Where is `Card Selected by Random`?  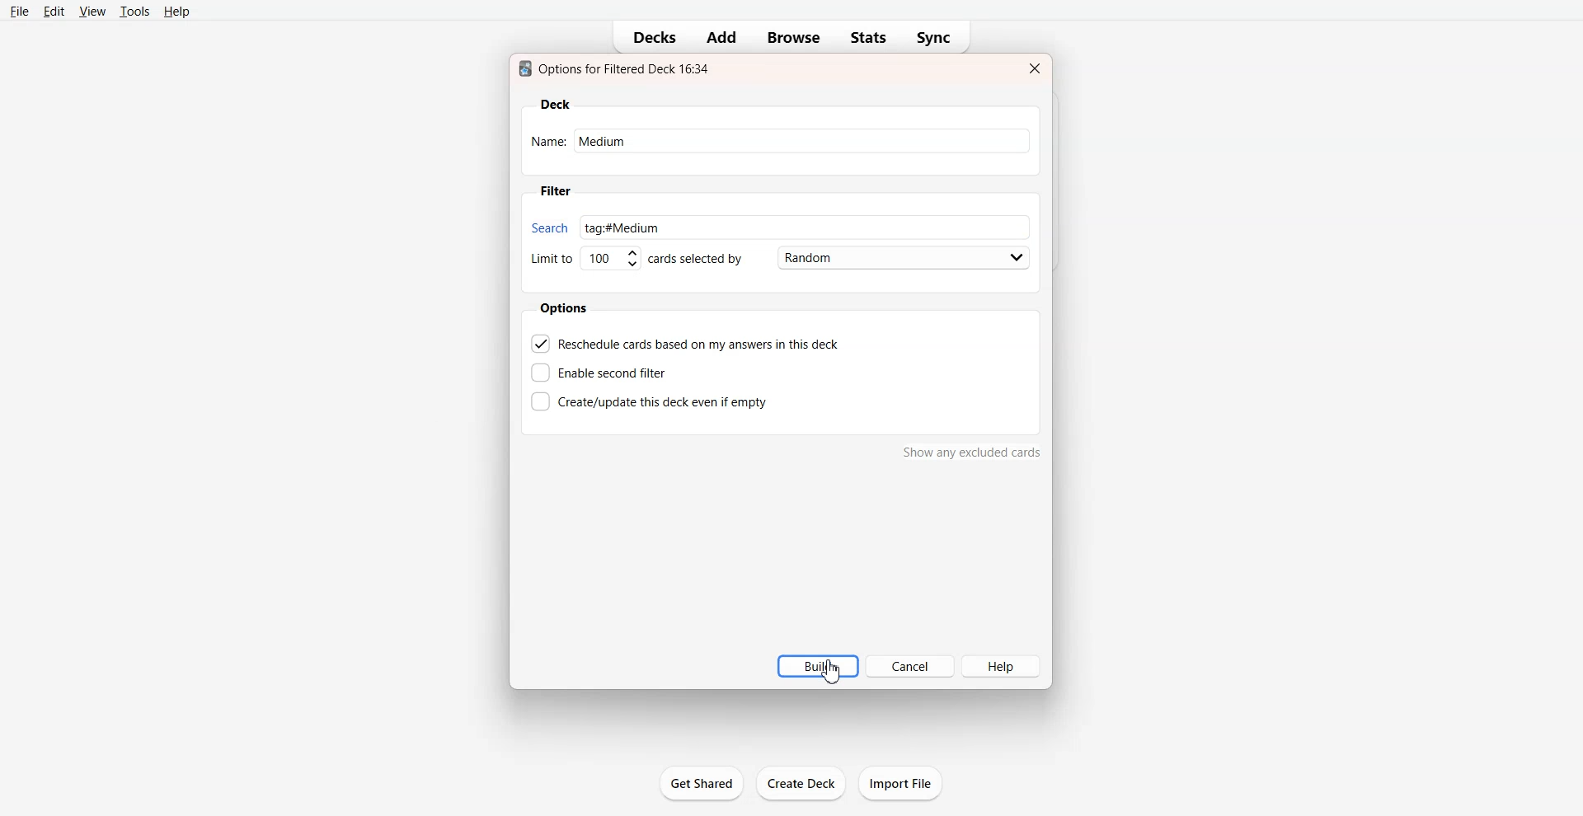 Card Selected by Random is located at coordinates (843, 257).